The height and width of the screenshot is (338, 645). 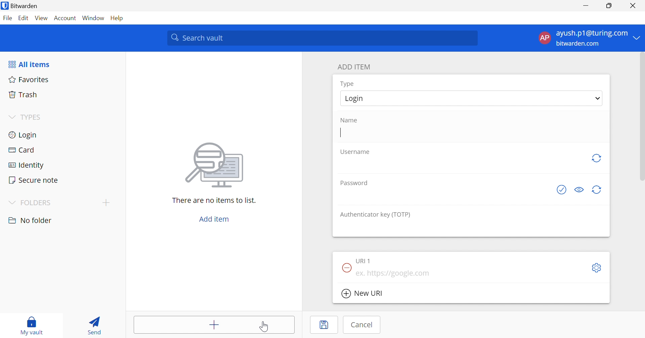 What do you see at coordinates (28, 79) in the screenshot?
I see `Favorites` at bounding box center [28, 79].